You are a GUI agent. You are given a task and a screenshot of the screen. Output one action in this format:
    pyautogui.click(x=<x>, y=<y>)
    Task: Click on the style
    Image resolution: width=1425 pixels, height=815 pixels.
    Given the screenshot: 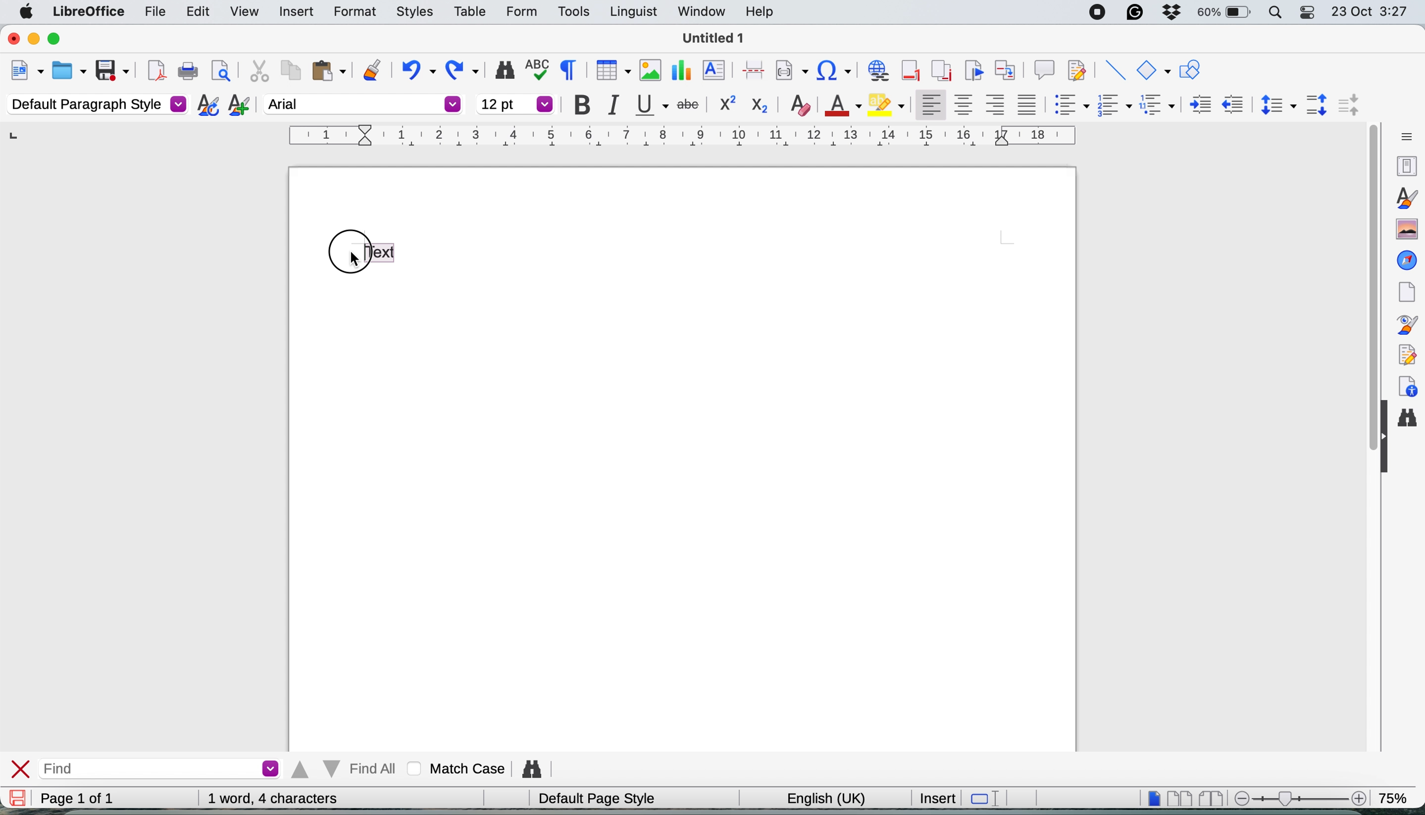 What is the action you would take?
    pyautogui.click(x=681, y=135)
    